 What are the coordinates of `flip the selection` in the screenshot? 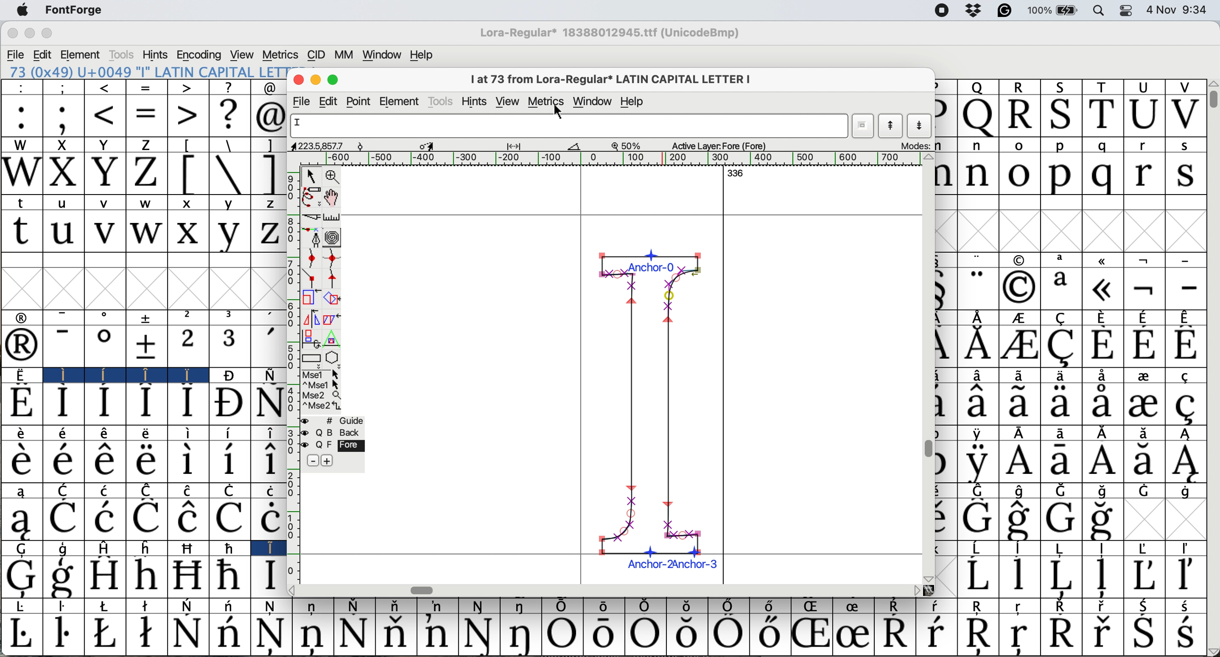 It's located at (310, 318).